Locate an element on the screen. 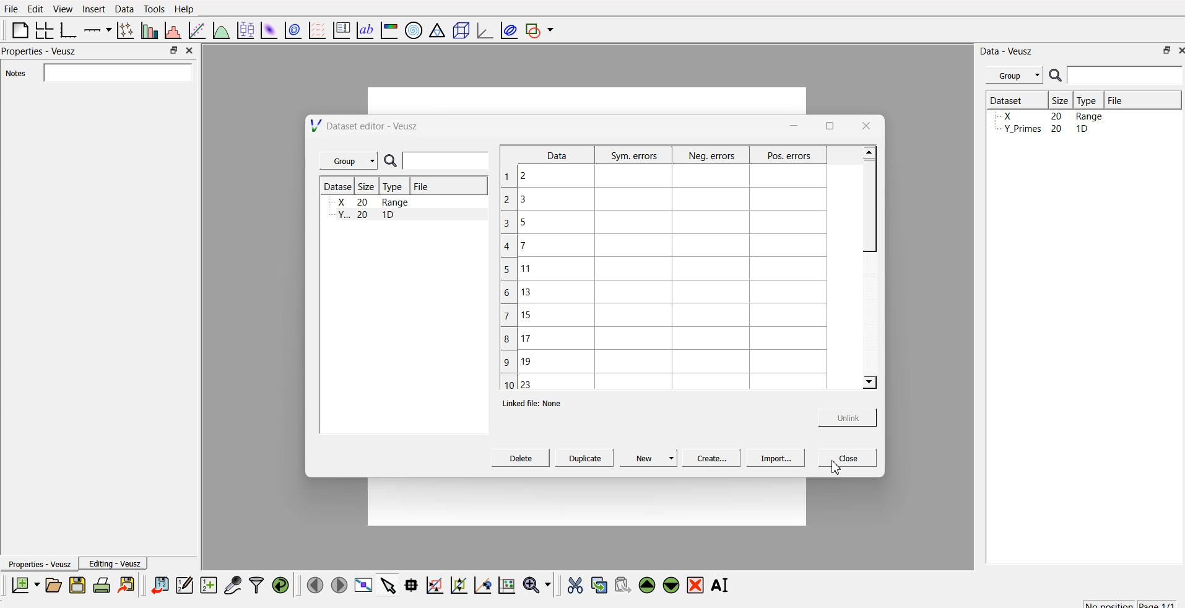  export to graphics format is located at coordinates (129, 584).